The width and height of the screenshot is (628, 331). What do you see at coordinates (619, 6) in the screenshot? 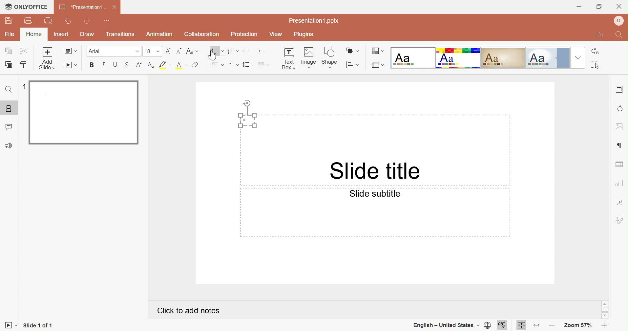
I see `Close` at bounding box center [619, 6].